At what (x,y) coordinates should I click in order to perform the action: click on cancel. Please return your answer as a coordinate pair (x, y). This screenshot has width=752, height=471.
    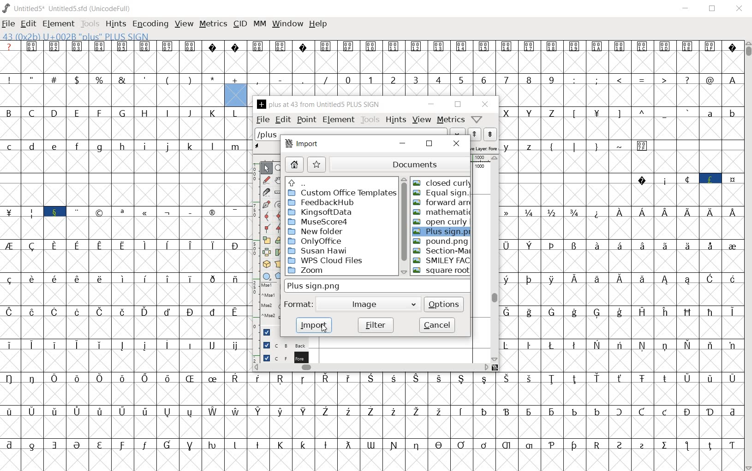
    Looking at the image, I should click on (436, 324).